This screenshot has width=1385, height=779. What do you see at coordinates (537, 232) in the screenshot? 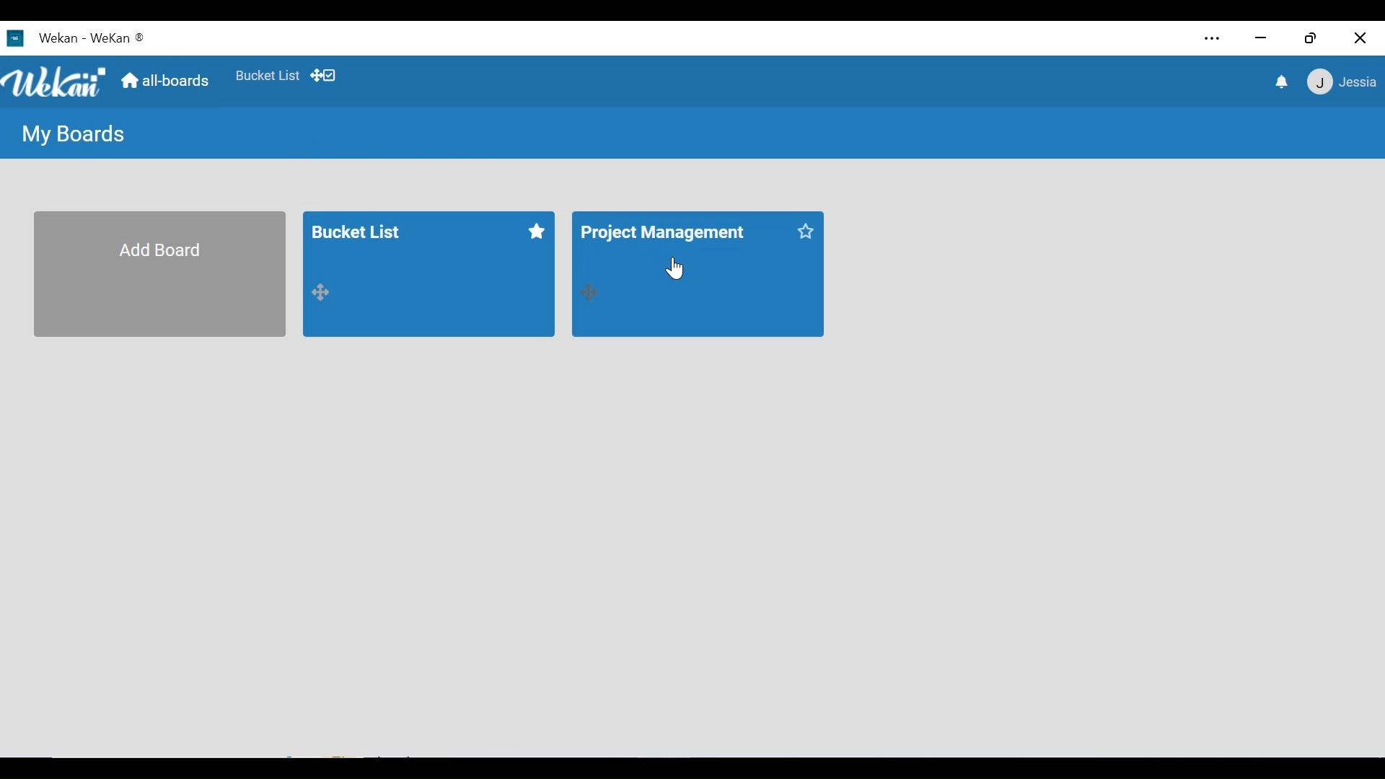
I see `mark as favorite` at bounding box center [537, 232].